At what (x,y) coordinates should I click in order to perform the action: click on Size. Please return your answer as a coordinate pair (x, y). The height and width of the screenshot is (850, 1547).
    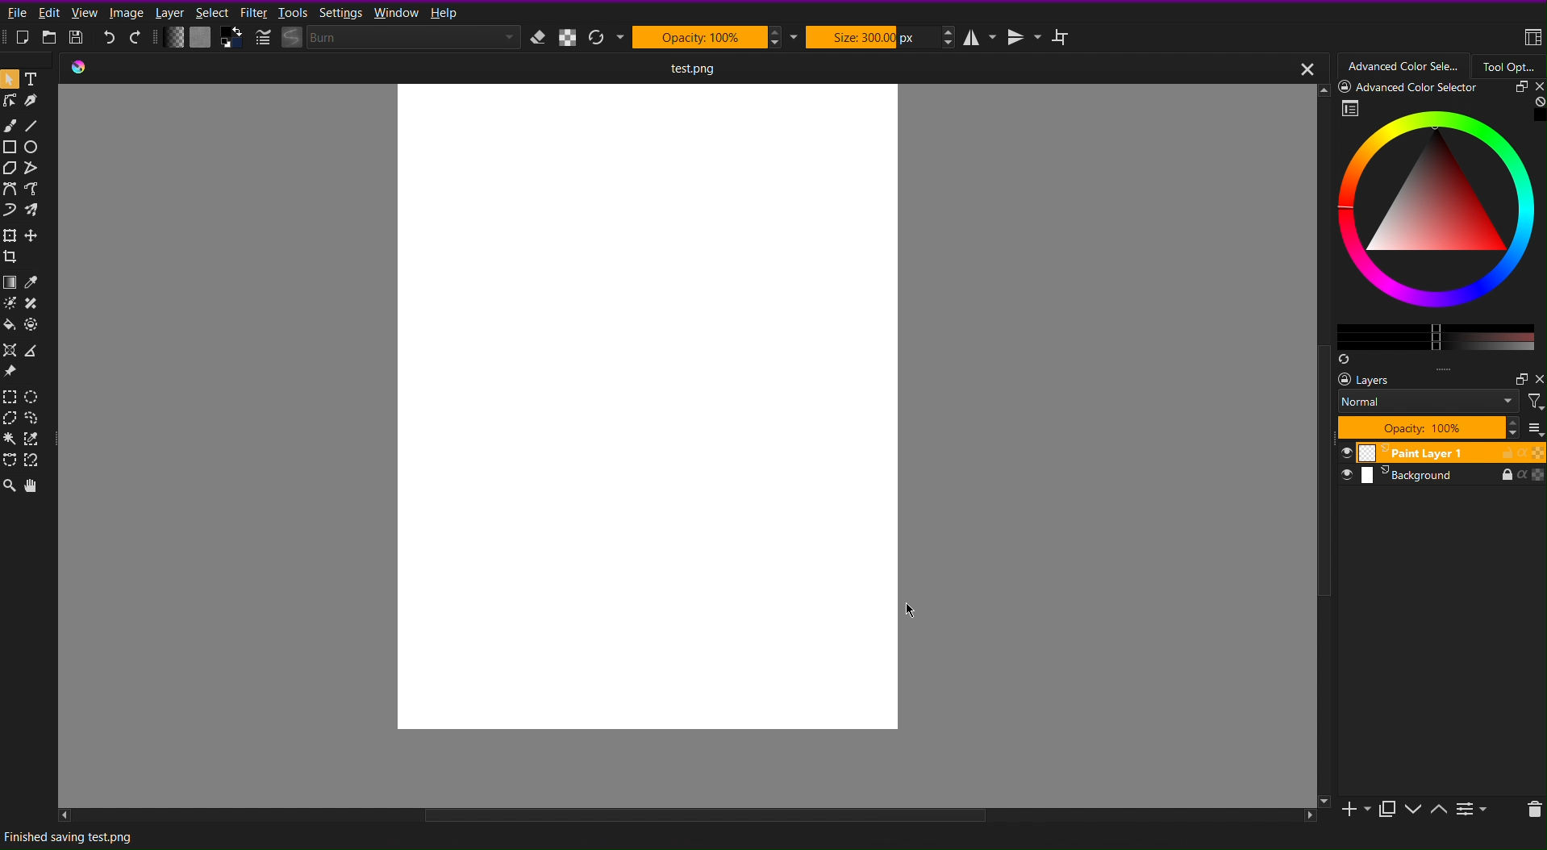
    Looking at the image, I should click on (873, 37).